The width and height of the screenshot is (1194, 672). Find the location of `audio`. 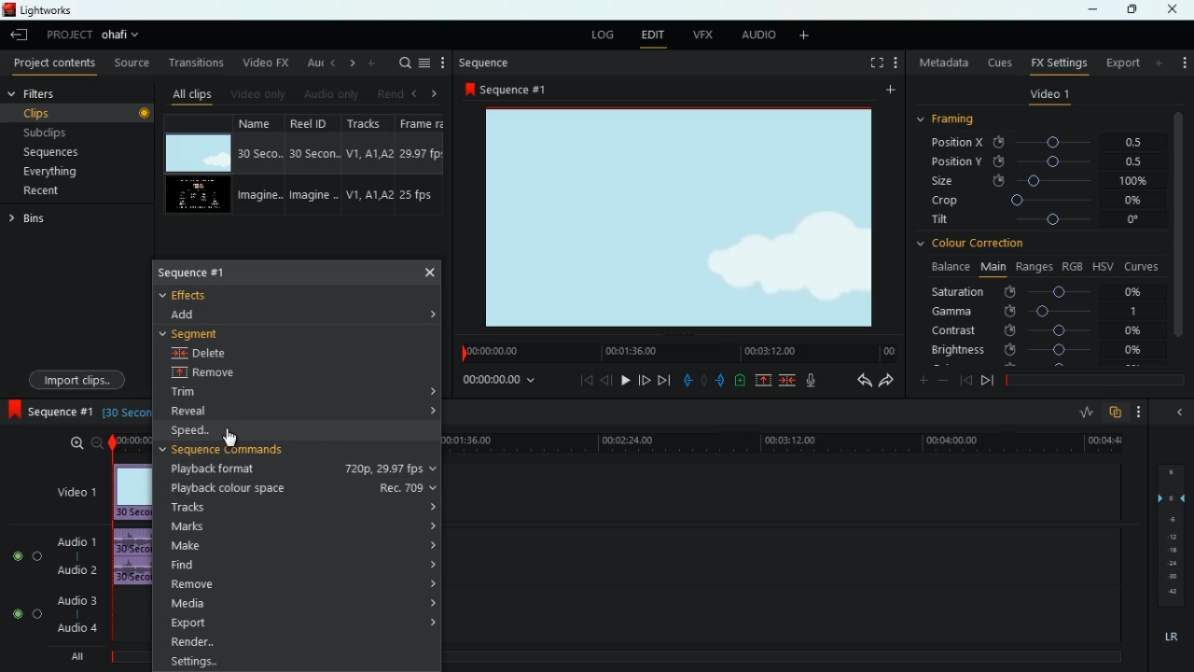

audio is located at coordinates (328, 93).